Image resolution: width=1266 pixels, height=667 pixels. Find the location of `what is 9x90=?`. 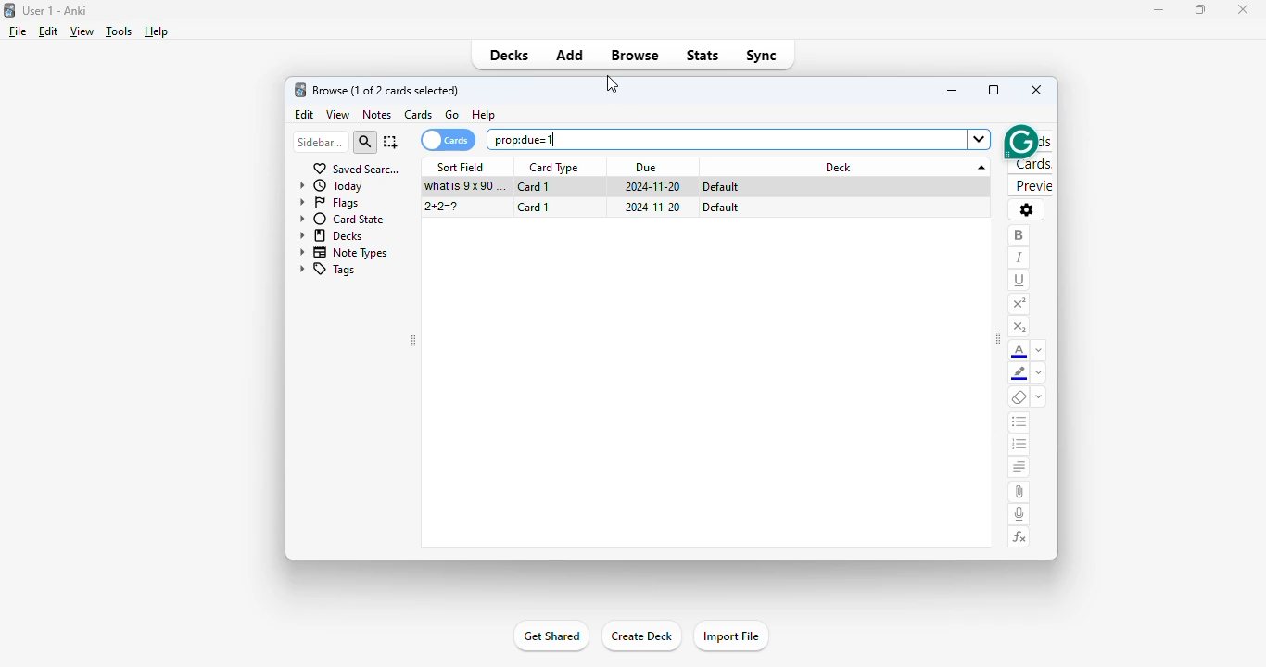

what is 9x90=? is located at coordinates (468, 186).